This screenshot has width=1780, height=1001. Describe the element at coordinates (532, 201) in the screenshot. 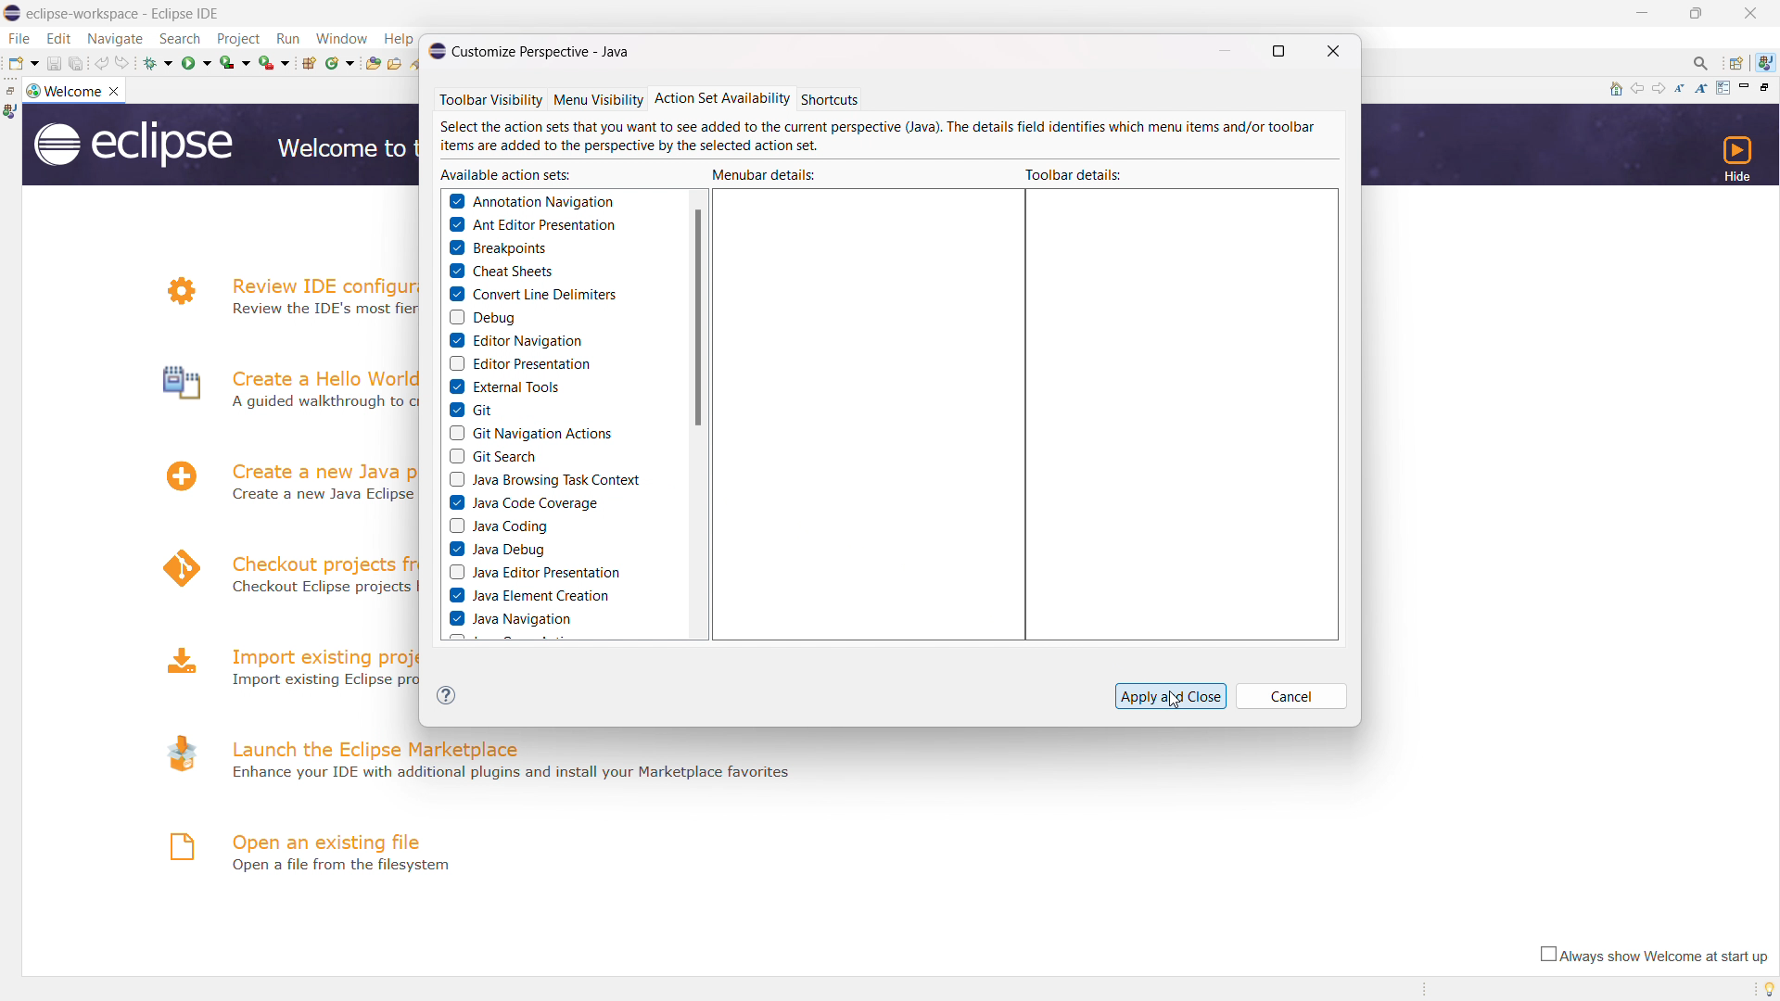

I see `annotation navigation` at that location.